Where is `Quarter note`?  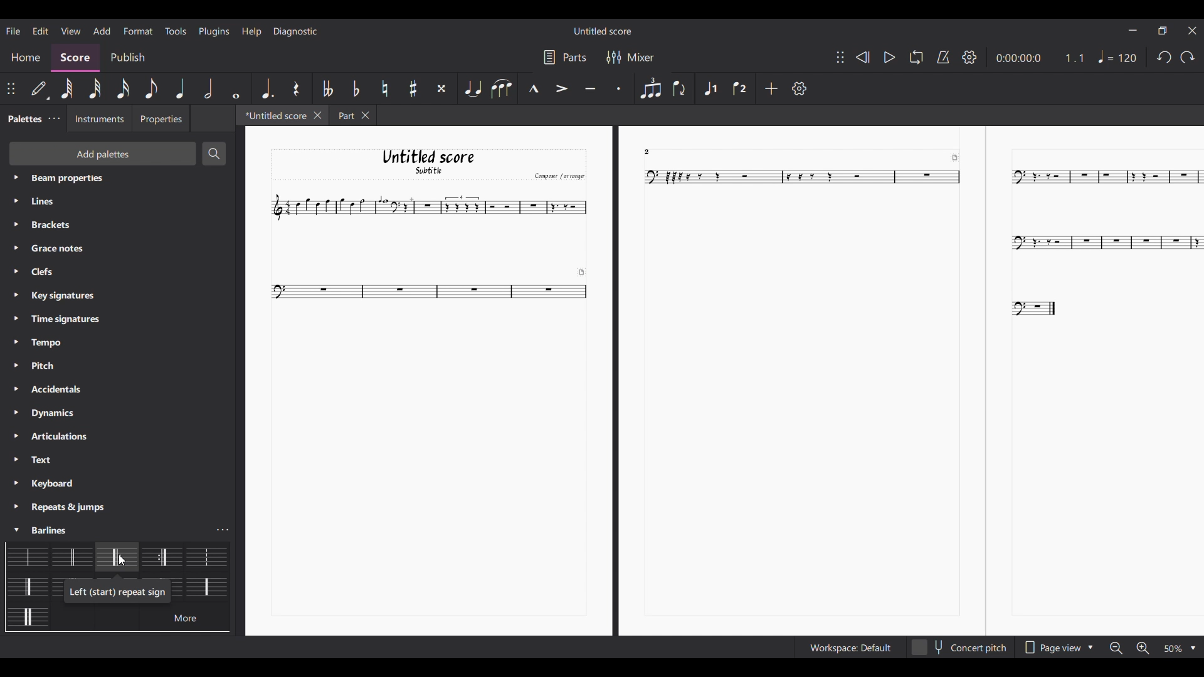 Quarter note is located at coordinates (180, 89).